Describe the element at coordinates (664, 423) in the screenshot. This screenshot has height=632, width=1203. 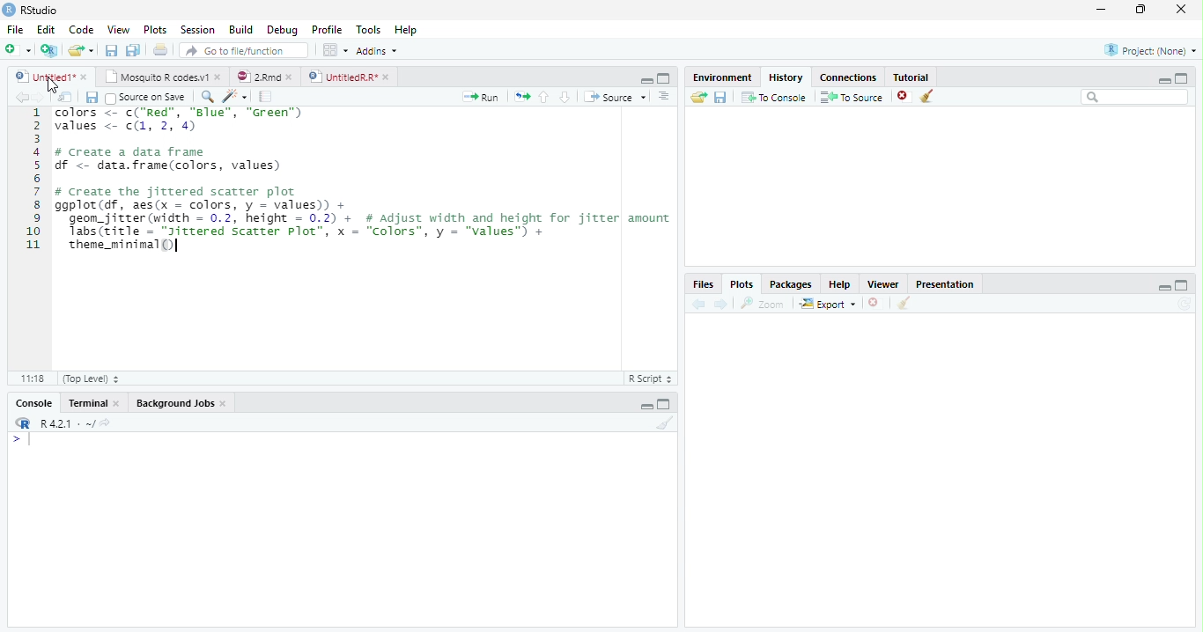
I see `Clear console` at that location.